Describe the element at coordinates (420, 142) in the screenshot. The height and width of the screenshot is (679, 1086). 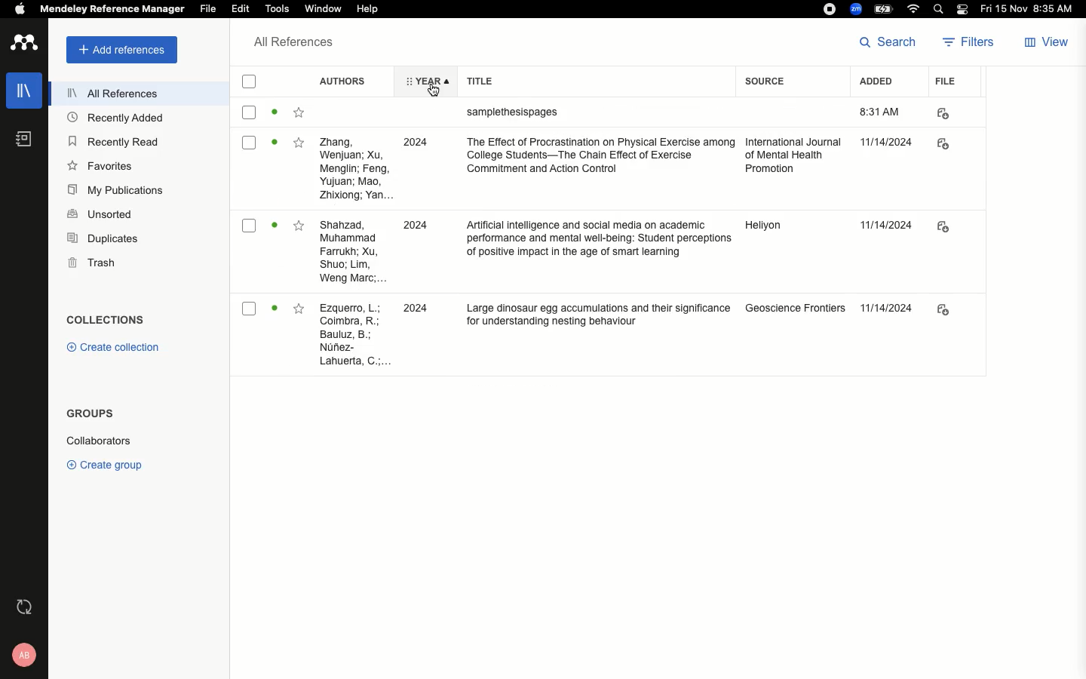
I see `year of publication` at that location.